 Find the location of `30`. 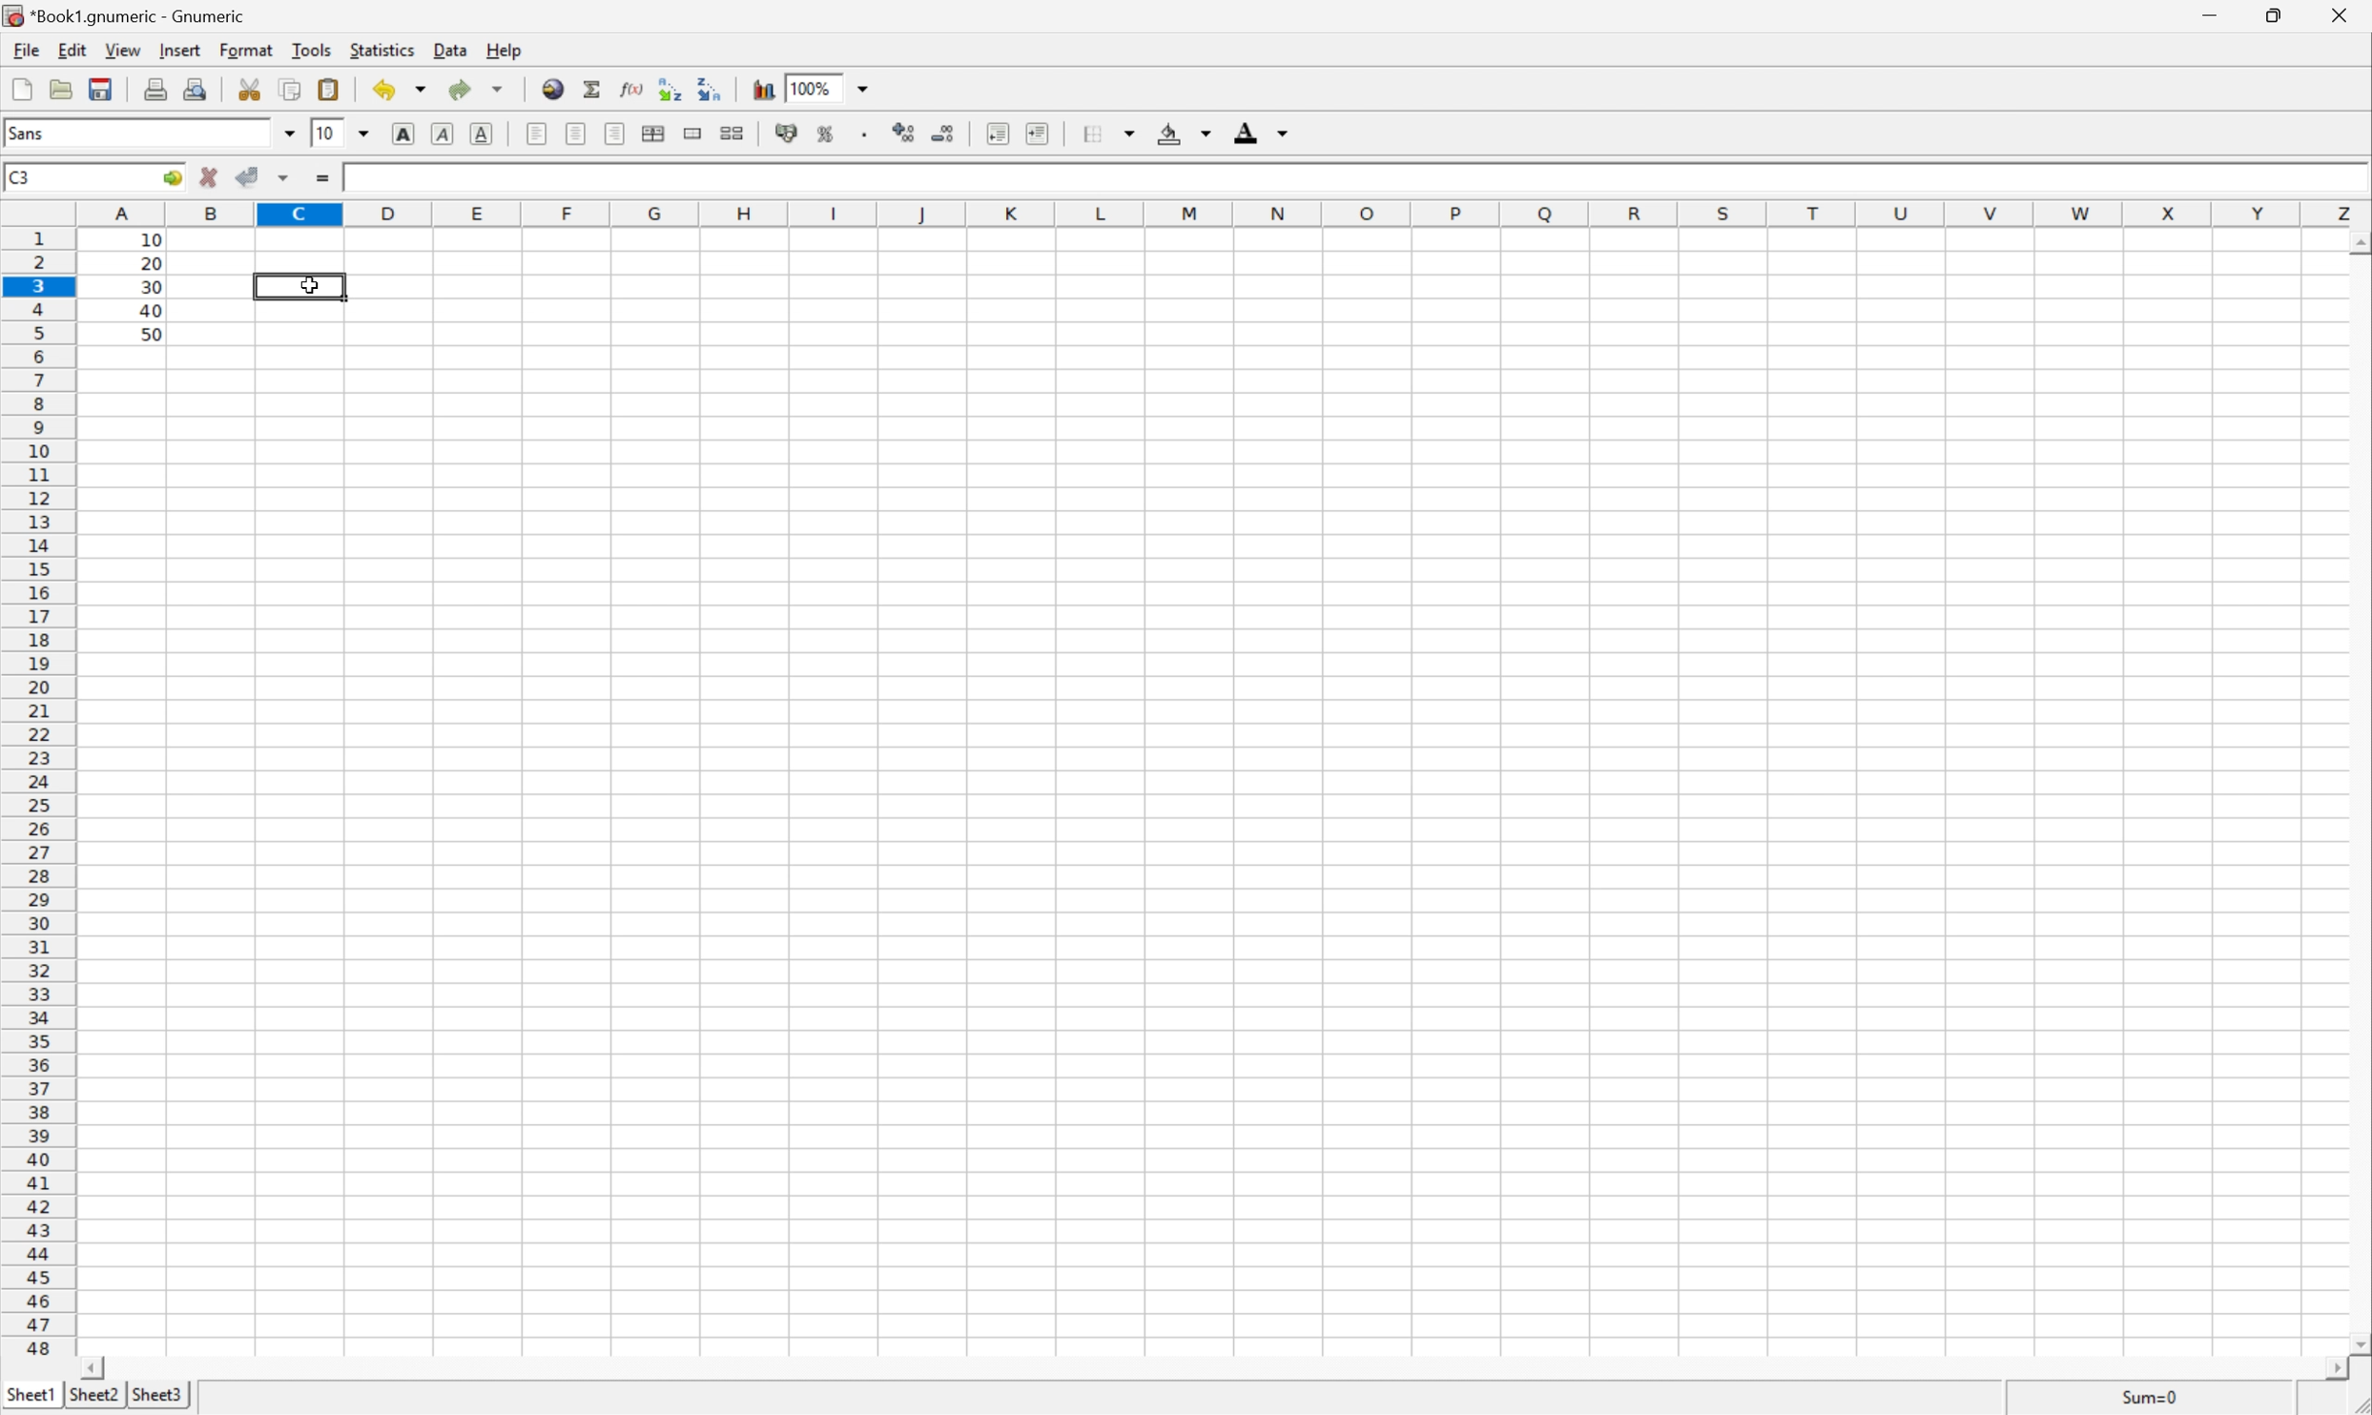

30 is located at coordinates (152, 287).